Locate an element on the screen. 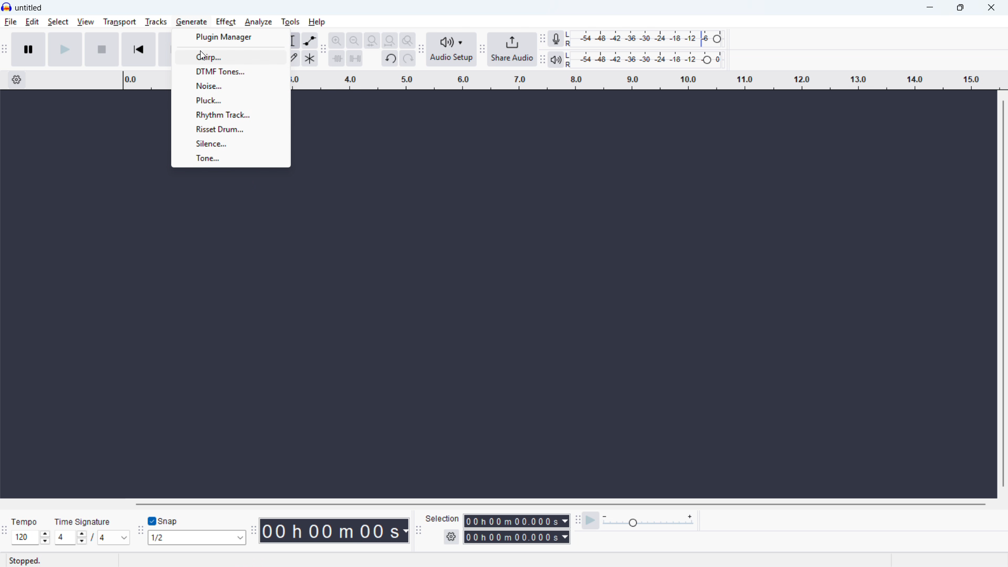 This screenshot has height=567, width=1008. Multi - tool is located at coordinates (310, 58).